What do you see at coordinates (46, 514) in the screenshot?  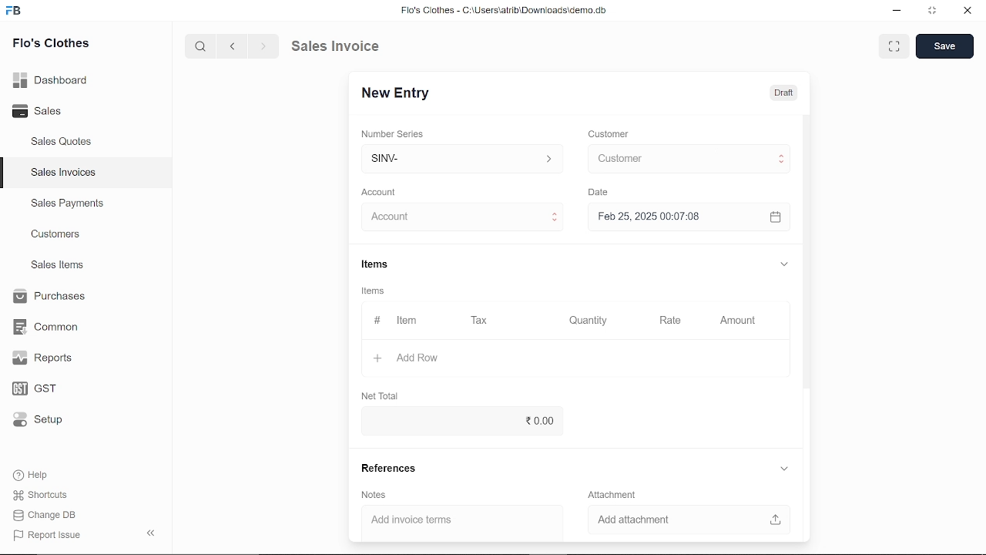 I see `Change DB` at bounding box center [46, 514].